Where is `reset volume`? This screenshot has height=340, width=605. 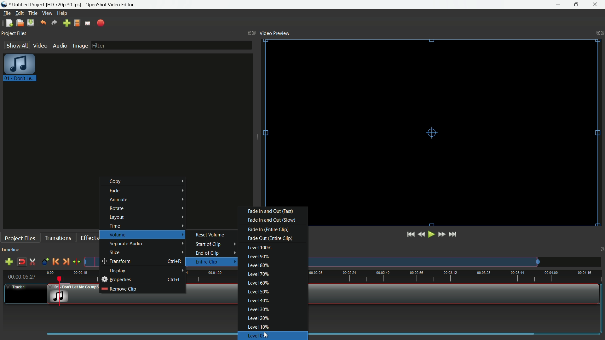 reset volume is located at coordinates (210, 235).